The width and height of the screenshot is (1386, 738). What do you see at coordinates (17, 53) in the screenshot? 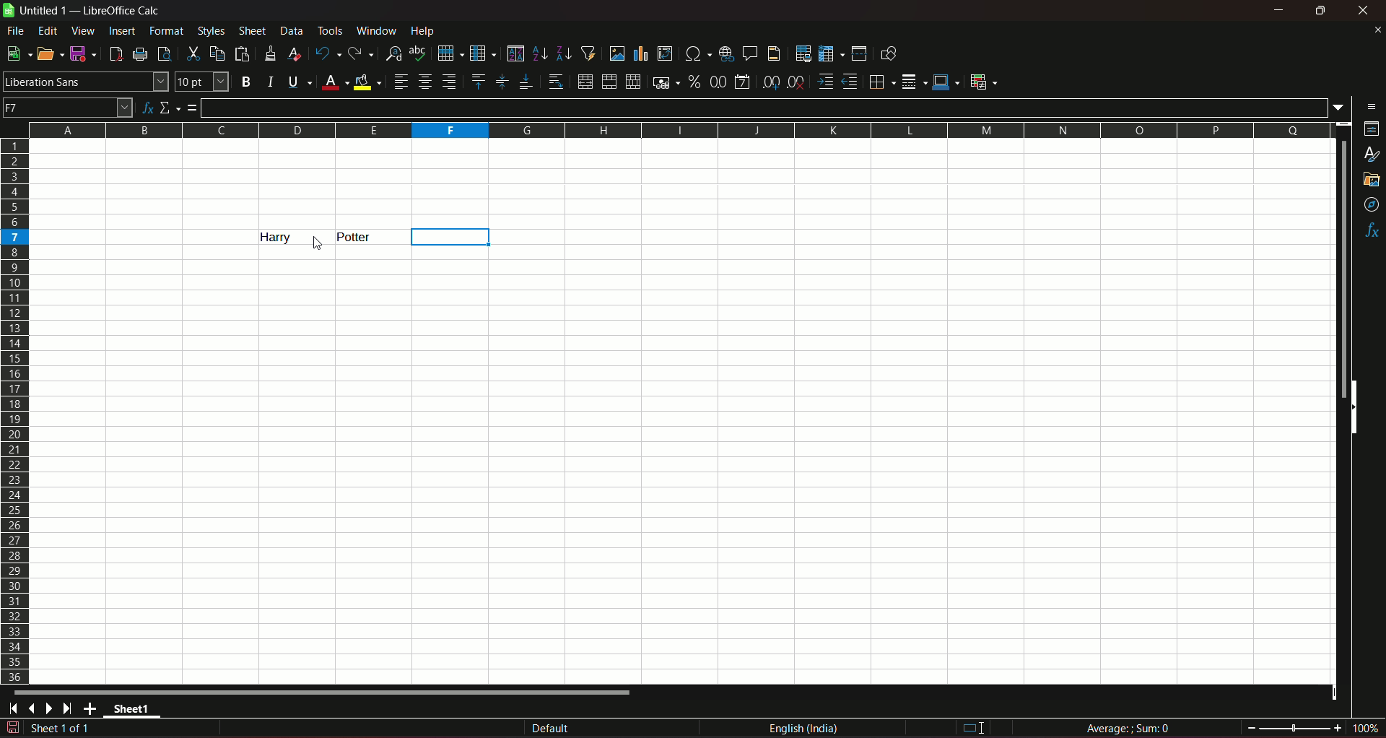
I see `new` at bounding box center [17, 53].